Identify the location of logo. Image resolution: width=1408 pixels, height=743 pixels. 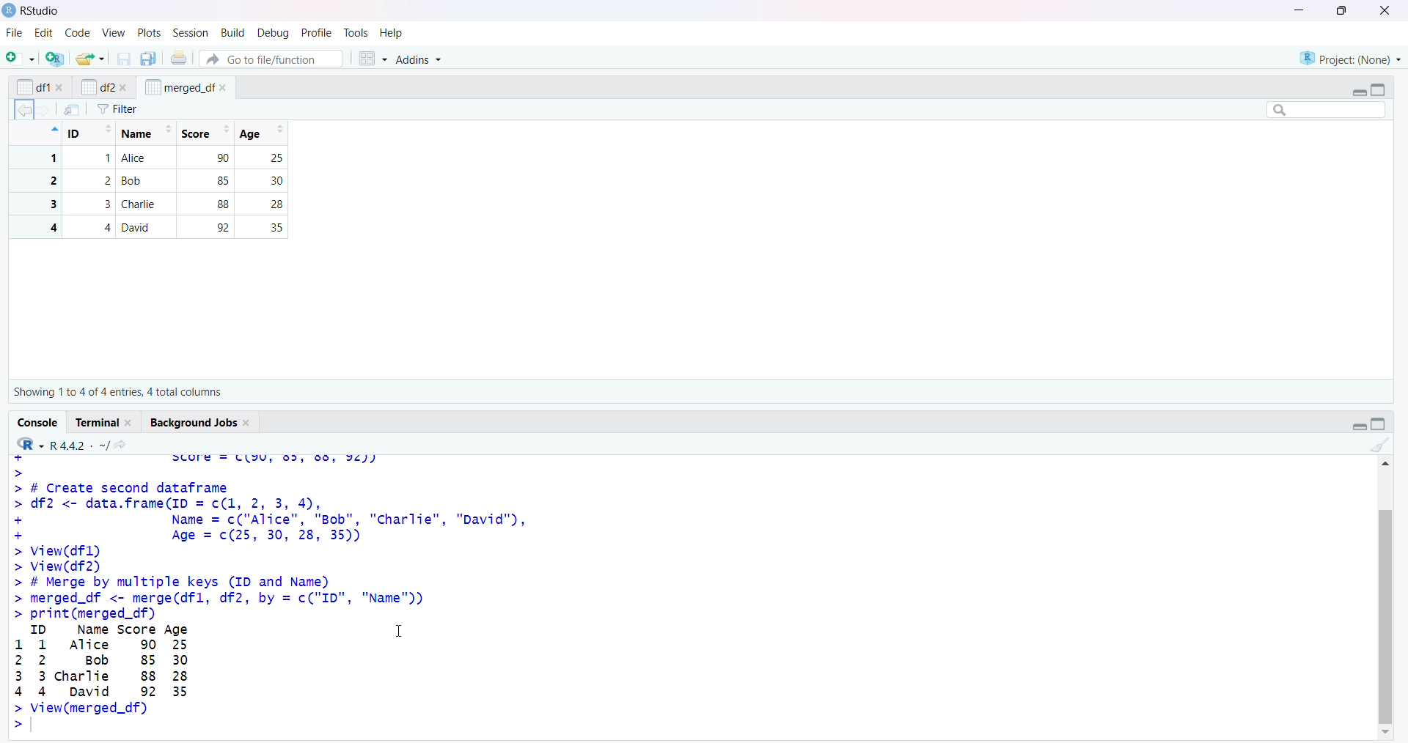
(10, 11).